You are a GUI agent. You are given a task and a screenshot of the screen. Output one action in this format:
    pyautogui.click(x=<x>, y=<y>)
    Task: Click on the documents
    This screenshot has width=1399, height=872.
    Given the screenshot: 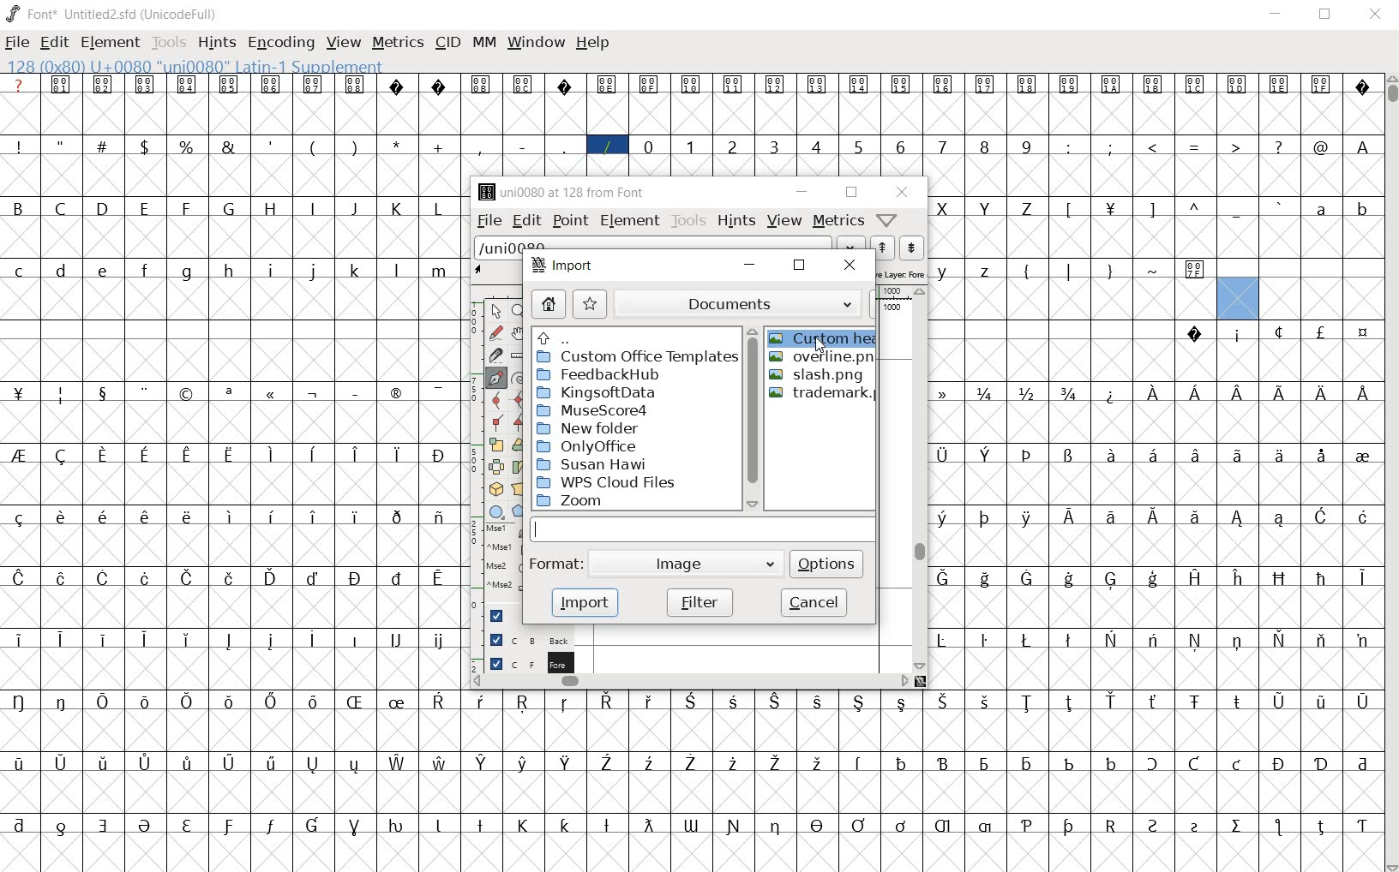 What is the action you would take?
    pyautogui.click(x=746, y=302)
    